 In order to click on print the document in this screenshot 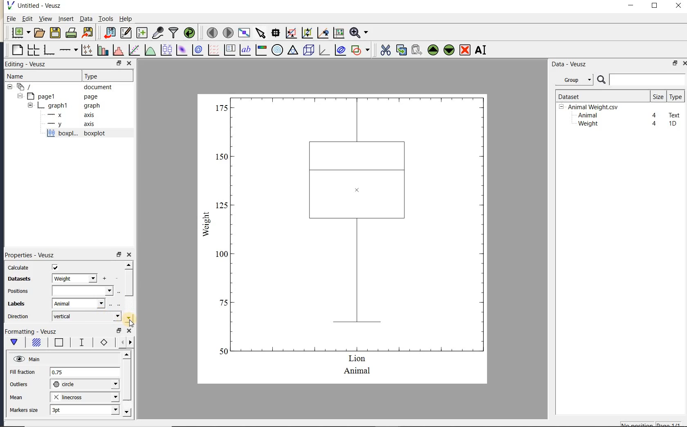, I will do `click(71, 33)`.